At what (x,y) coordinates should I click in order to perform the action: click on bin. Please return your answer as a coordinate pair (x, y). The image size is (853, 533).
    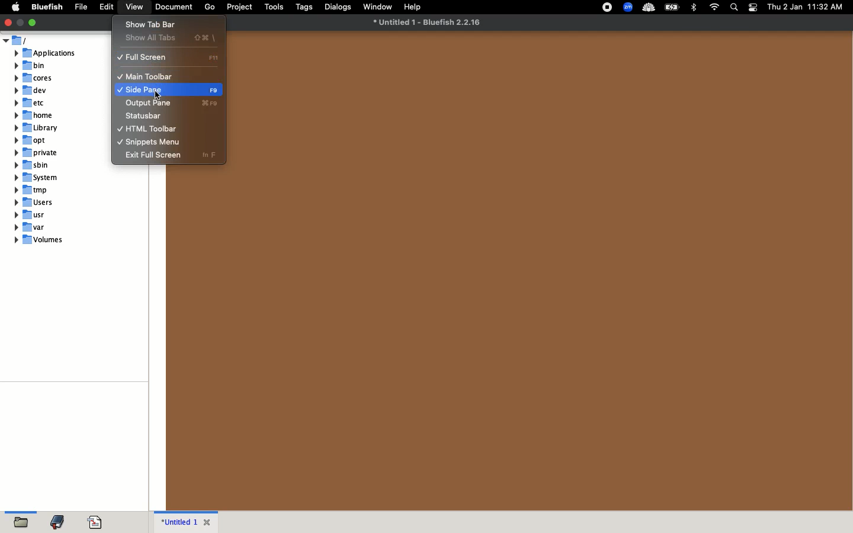
    Looking at the image, I should click on (31, 66).